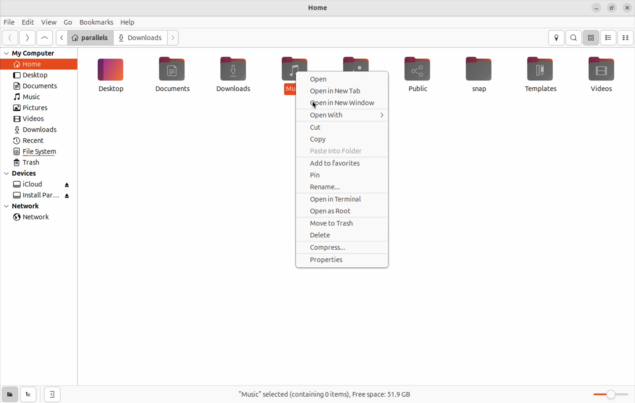 The image size is (635, 403). Describe the element at coordinates (89, 38) in the screenshot. I see `Parallels` at that location.